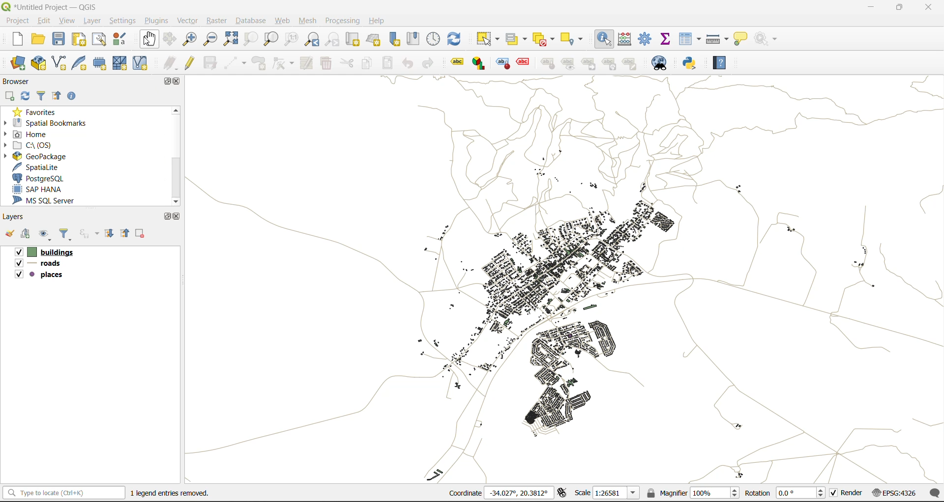  What do you see at coordinates (692, 63) in the screenshot?
I see `python` at bounding box center [692, 63].